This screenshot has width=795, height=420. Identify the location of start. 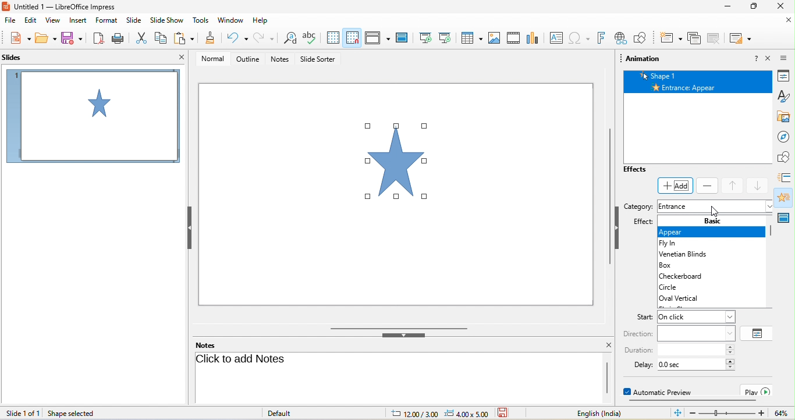
(639, 318).